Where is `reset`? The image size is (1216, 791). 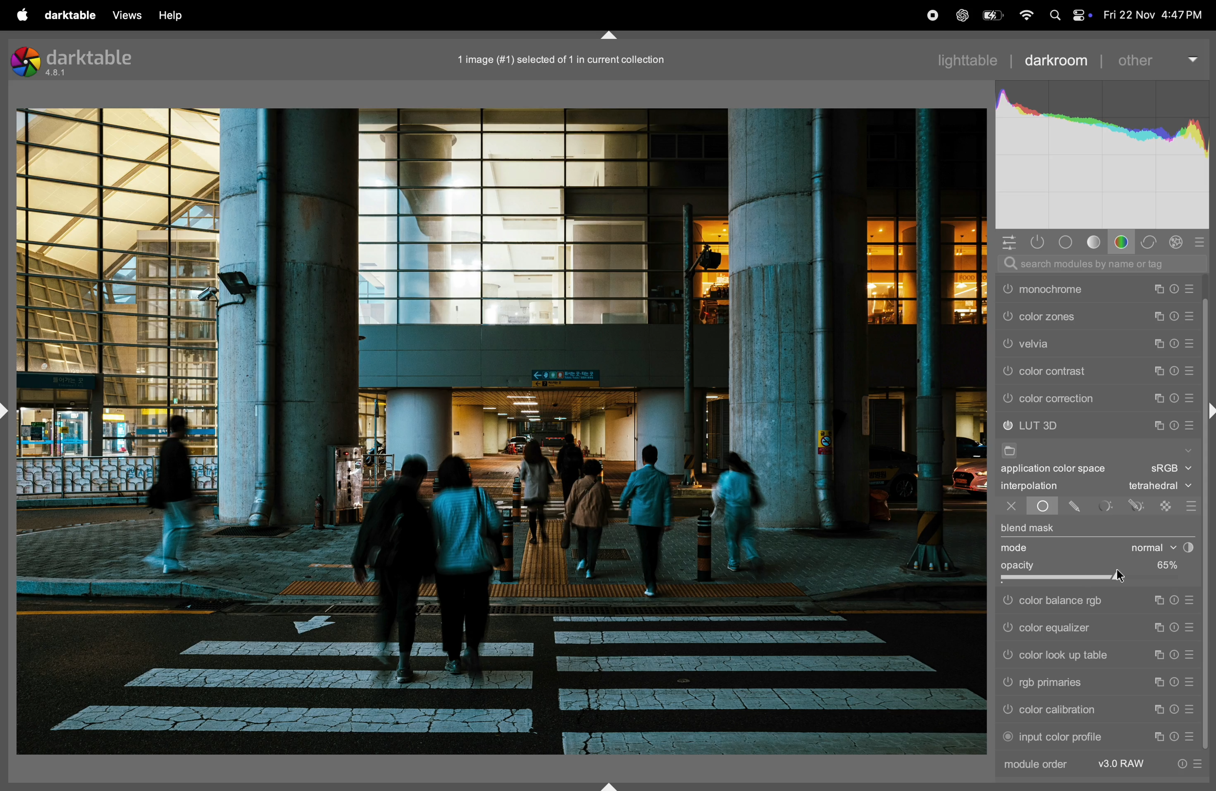 reset is located at coordinates (1177, 711).